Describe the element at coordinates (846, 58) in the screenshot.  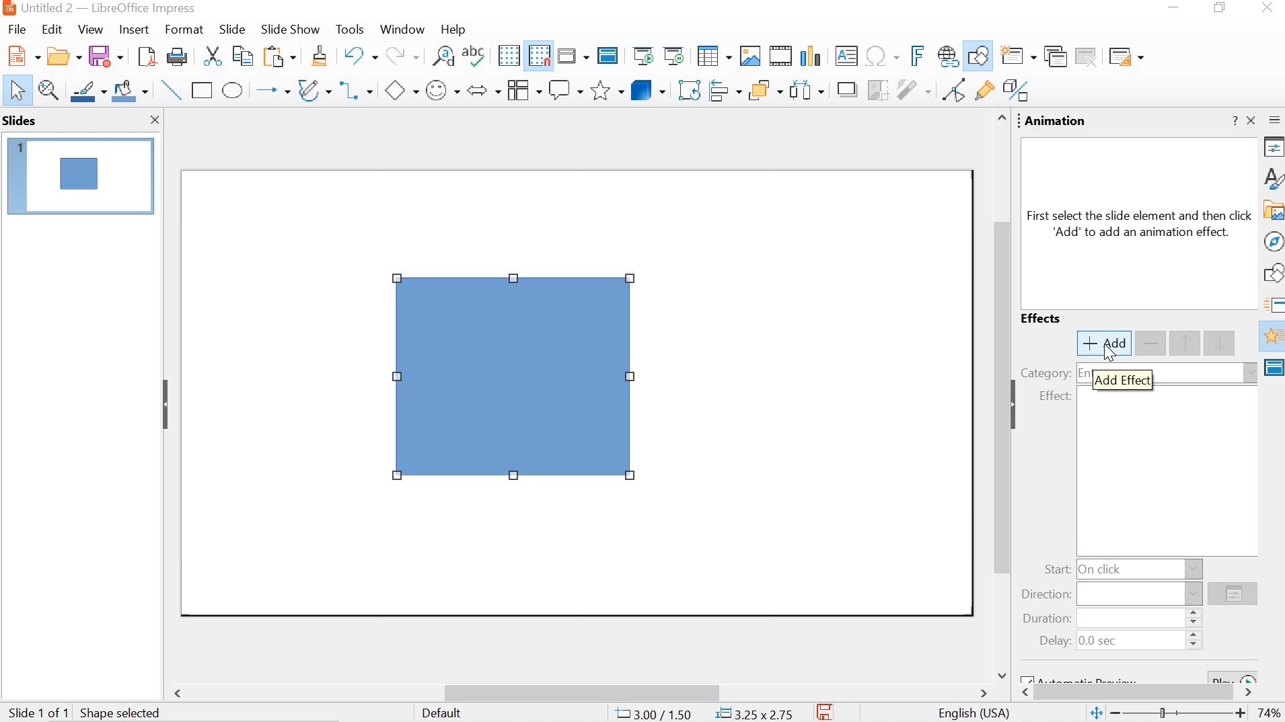
I see `insert text box` at that location.